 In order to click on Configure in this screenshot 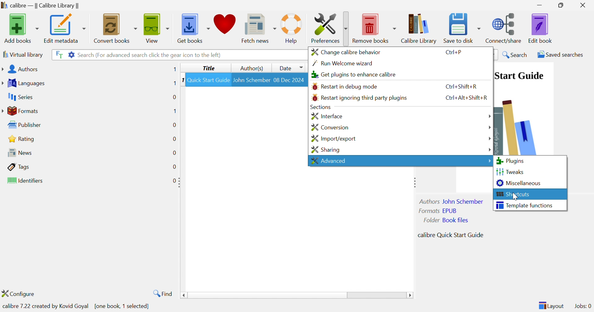, I will do `click(21, 293)`.